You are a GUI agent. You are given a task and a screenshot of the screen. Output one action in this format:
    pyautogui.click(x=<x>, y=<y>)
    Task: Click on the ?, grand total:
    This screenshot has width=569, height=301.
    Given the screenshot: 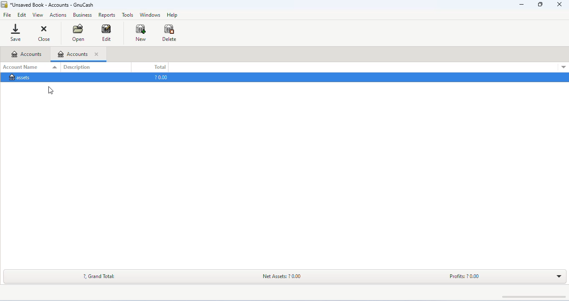 What is the action you would take?
    pyautogui.click(x=101, y=277)
    